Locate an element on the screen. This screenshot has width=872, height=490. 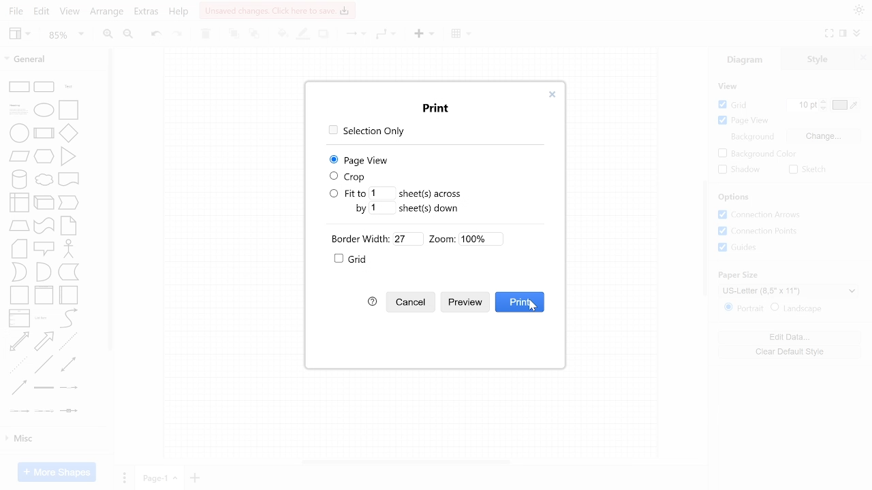
Input fit to sheet(s) across value is located at coordinates (382, 193).